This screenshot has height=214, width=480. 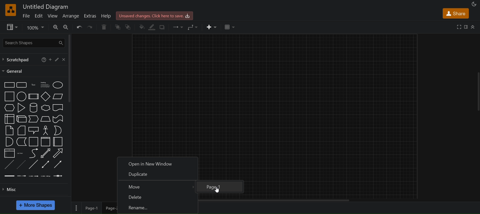 What do you see at coordinates (33, 96) in the screenshot?
I see `process` at bounding box center [33, 96].